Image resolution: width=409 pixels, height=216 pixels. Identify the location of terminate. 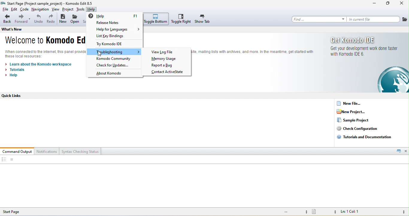
(12, 160).